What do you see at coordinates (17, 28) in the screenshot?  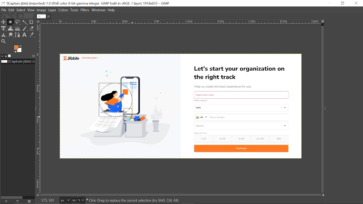 I see `gradiaent tool` at bounding box center [17, 28].